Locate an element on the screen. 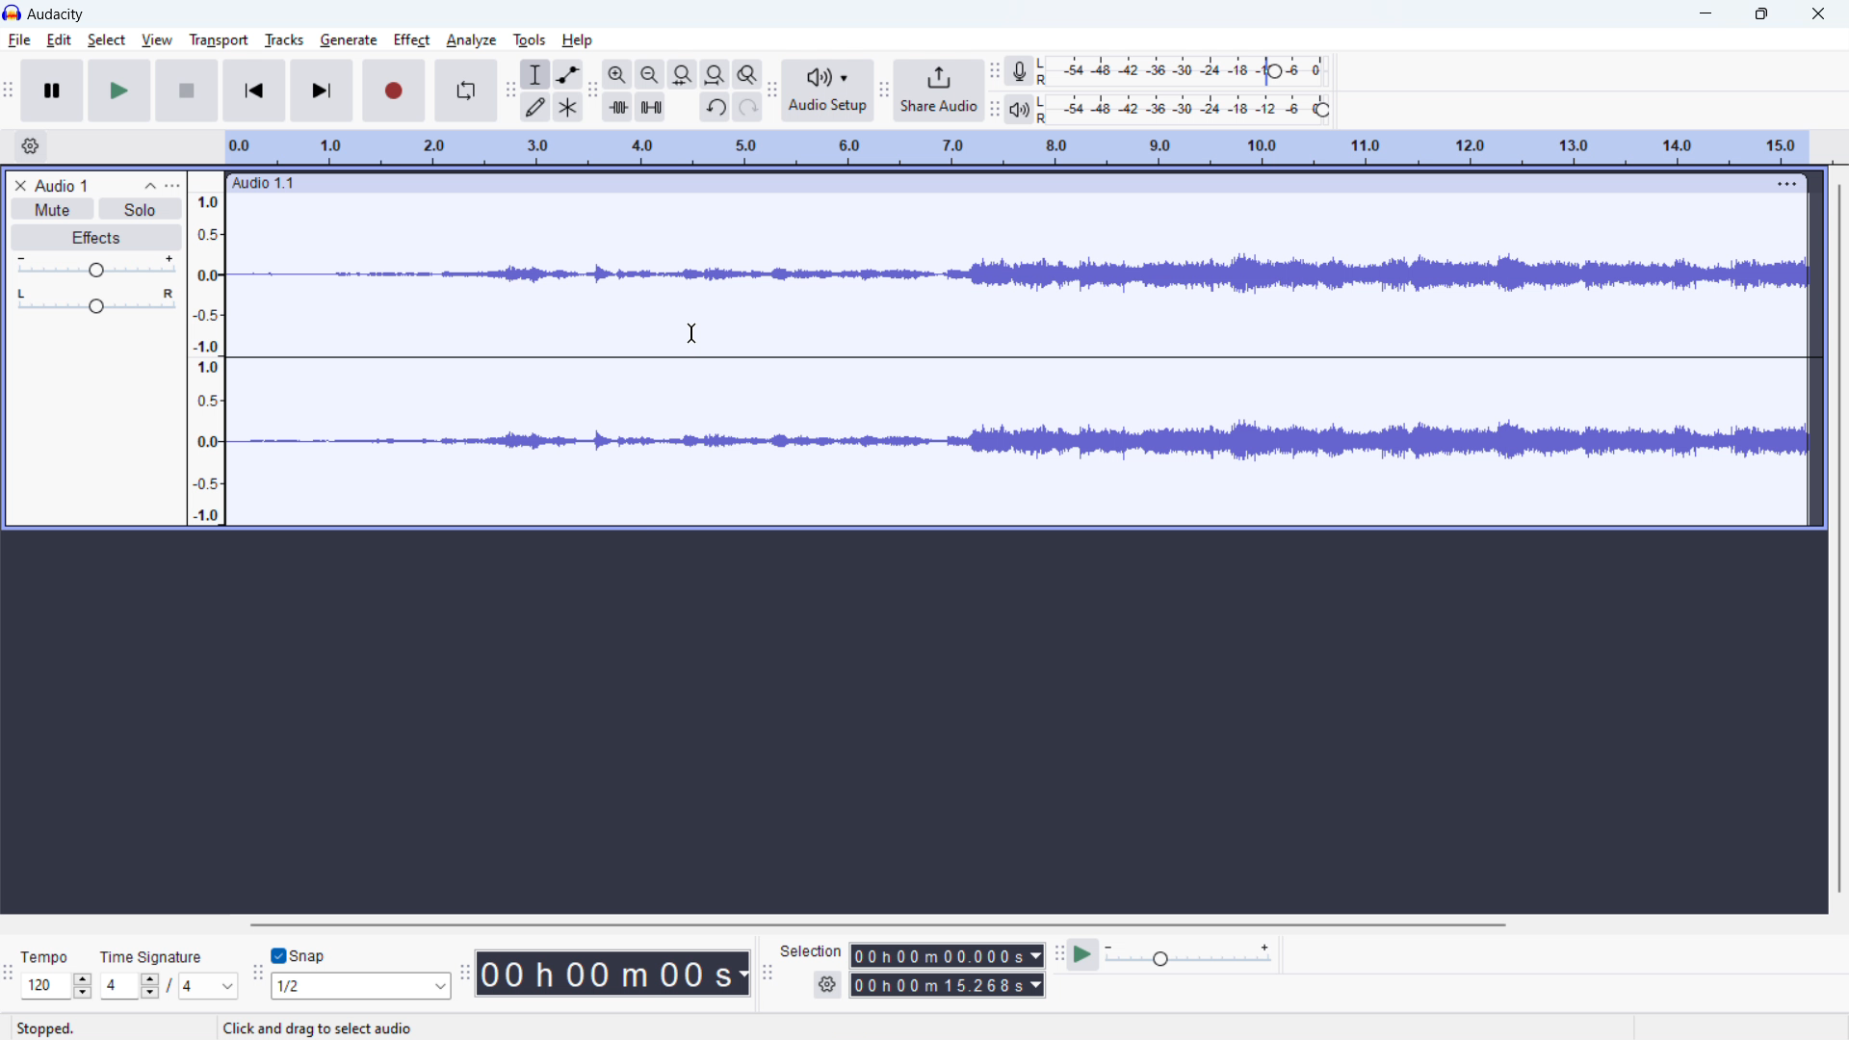 This screenshot has height=1040, width=1849. edit is located at coordinates (60, 40).